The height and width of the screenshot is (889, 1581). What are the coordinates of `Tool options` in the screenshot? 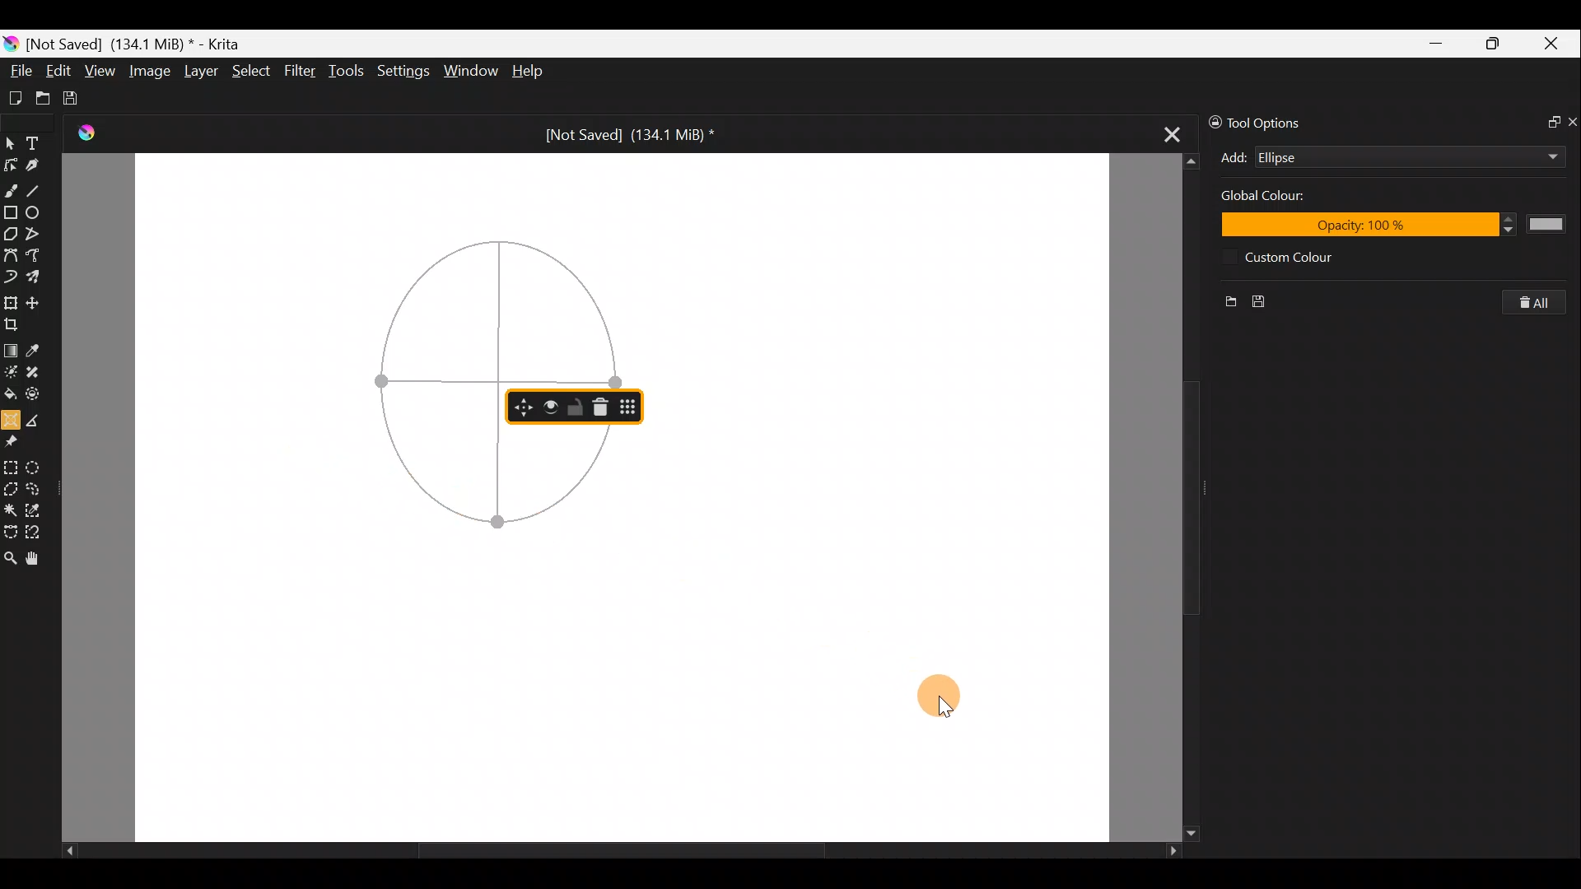 It's located at (1270, 121).